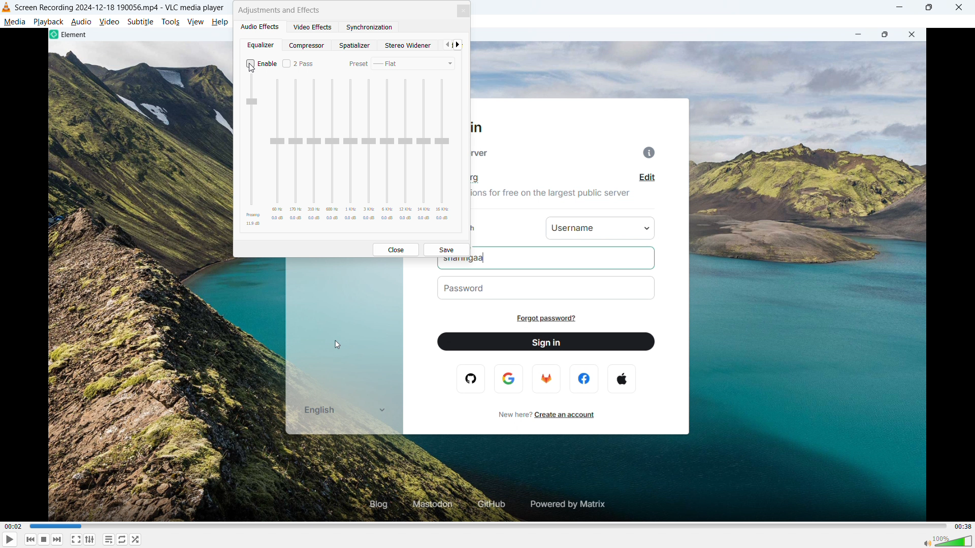  What do you see at coordinates (358, 64) in the screenshot?
I see `preset` at bounding box center [358, 64].